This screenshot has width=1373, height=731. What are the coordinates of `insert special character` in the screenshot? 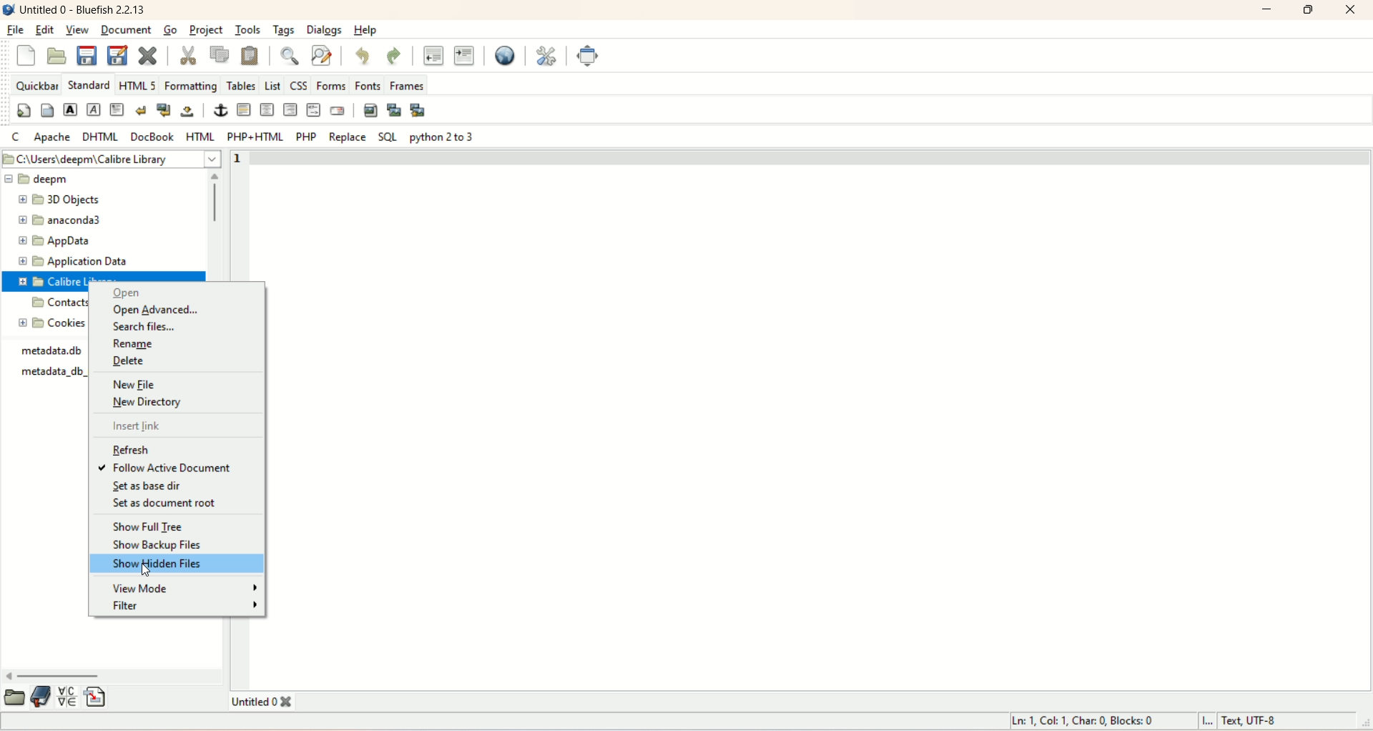 It's located at (67, 697).